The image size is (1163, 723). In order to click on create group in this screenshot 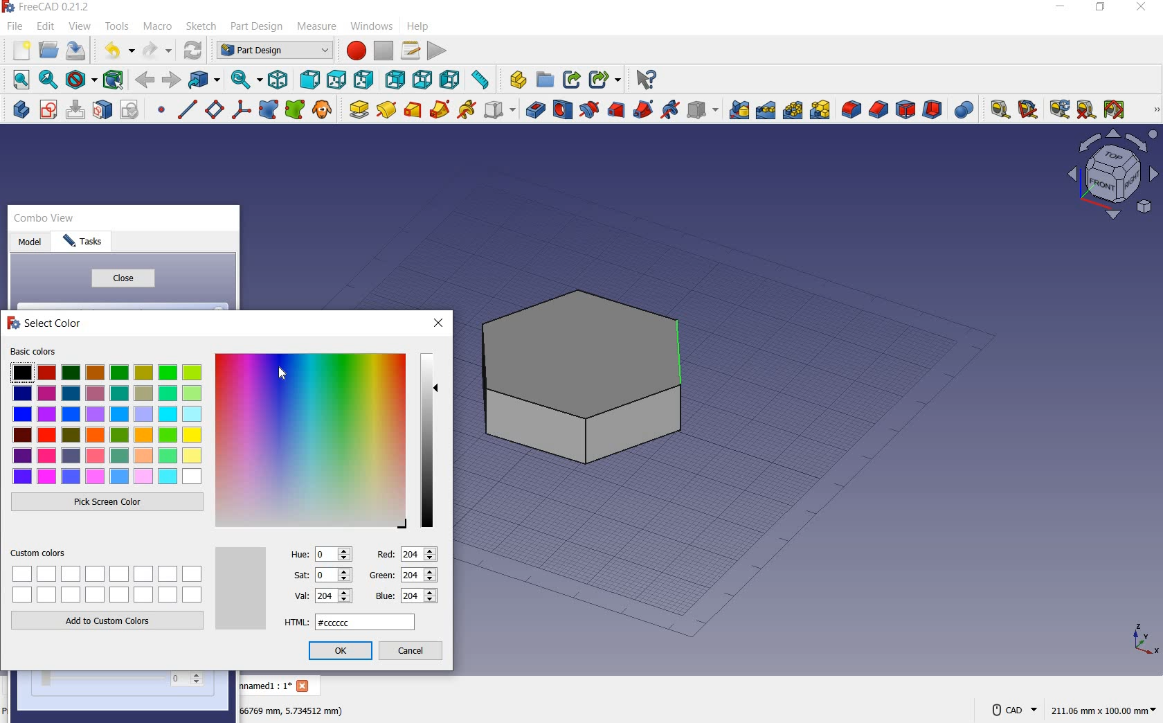, I will do `click(546, 80)`.